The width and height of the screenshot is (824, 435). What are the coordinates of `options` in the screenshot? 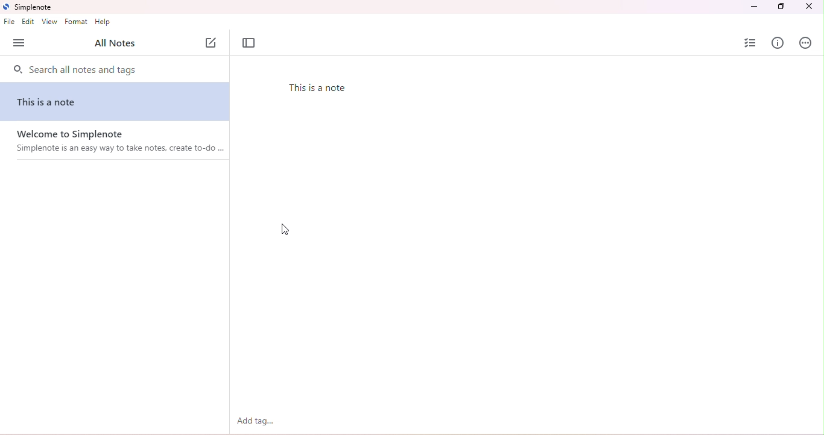 It's located at (805, 43).